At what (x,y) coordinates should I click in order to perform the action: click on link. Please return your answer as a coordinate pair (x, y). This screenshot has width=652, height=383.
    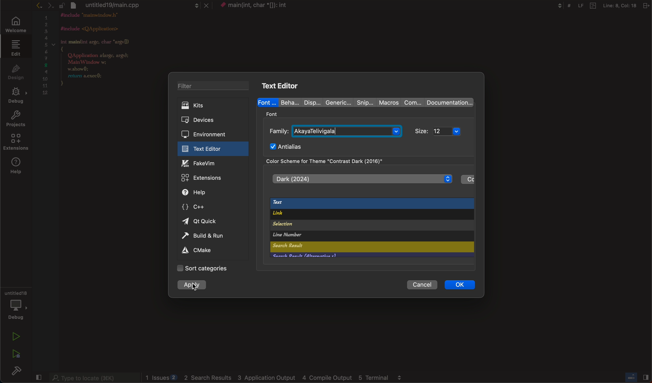
    Looking at the image, I should click on (365, 215).